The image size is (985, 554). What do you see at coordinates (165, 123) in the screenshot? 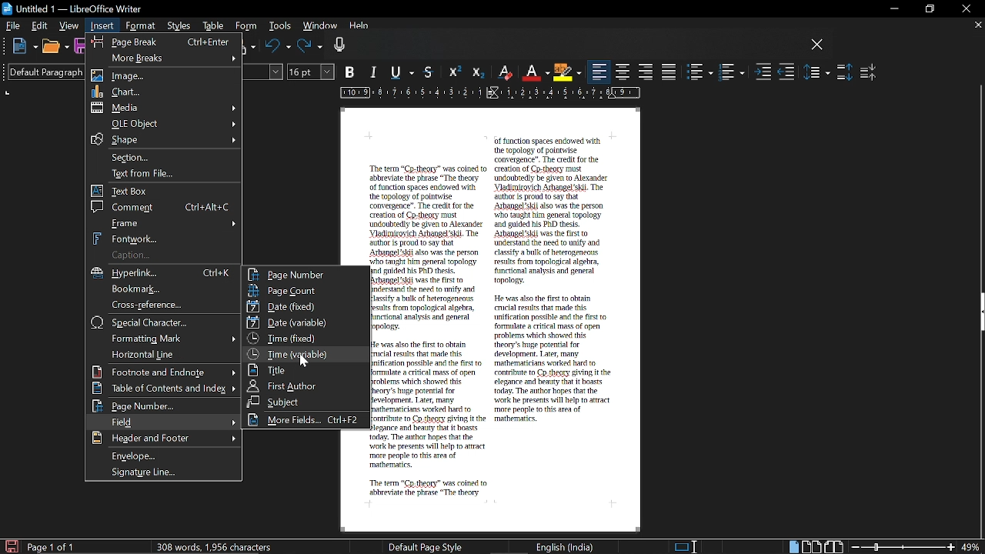
I see `OLE object` at bounding box center [165, 123].